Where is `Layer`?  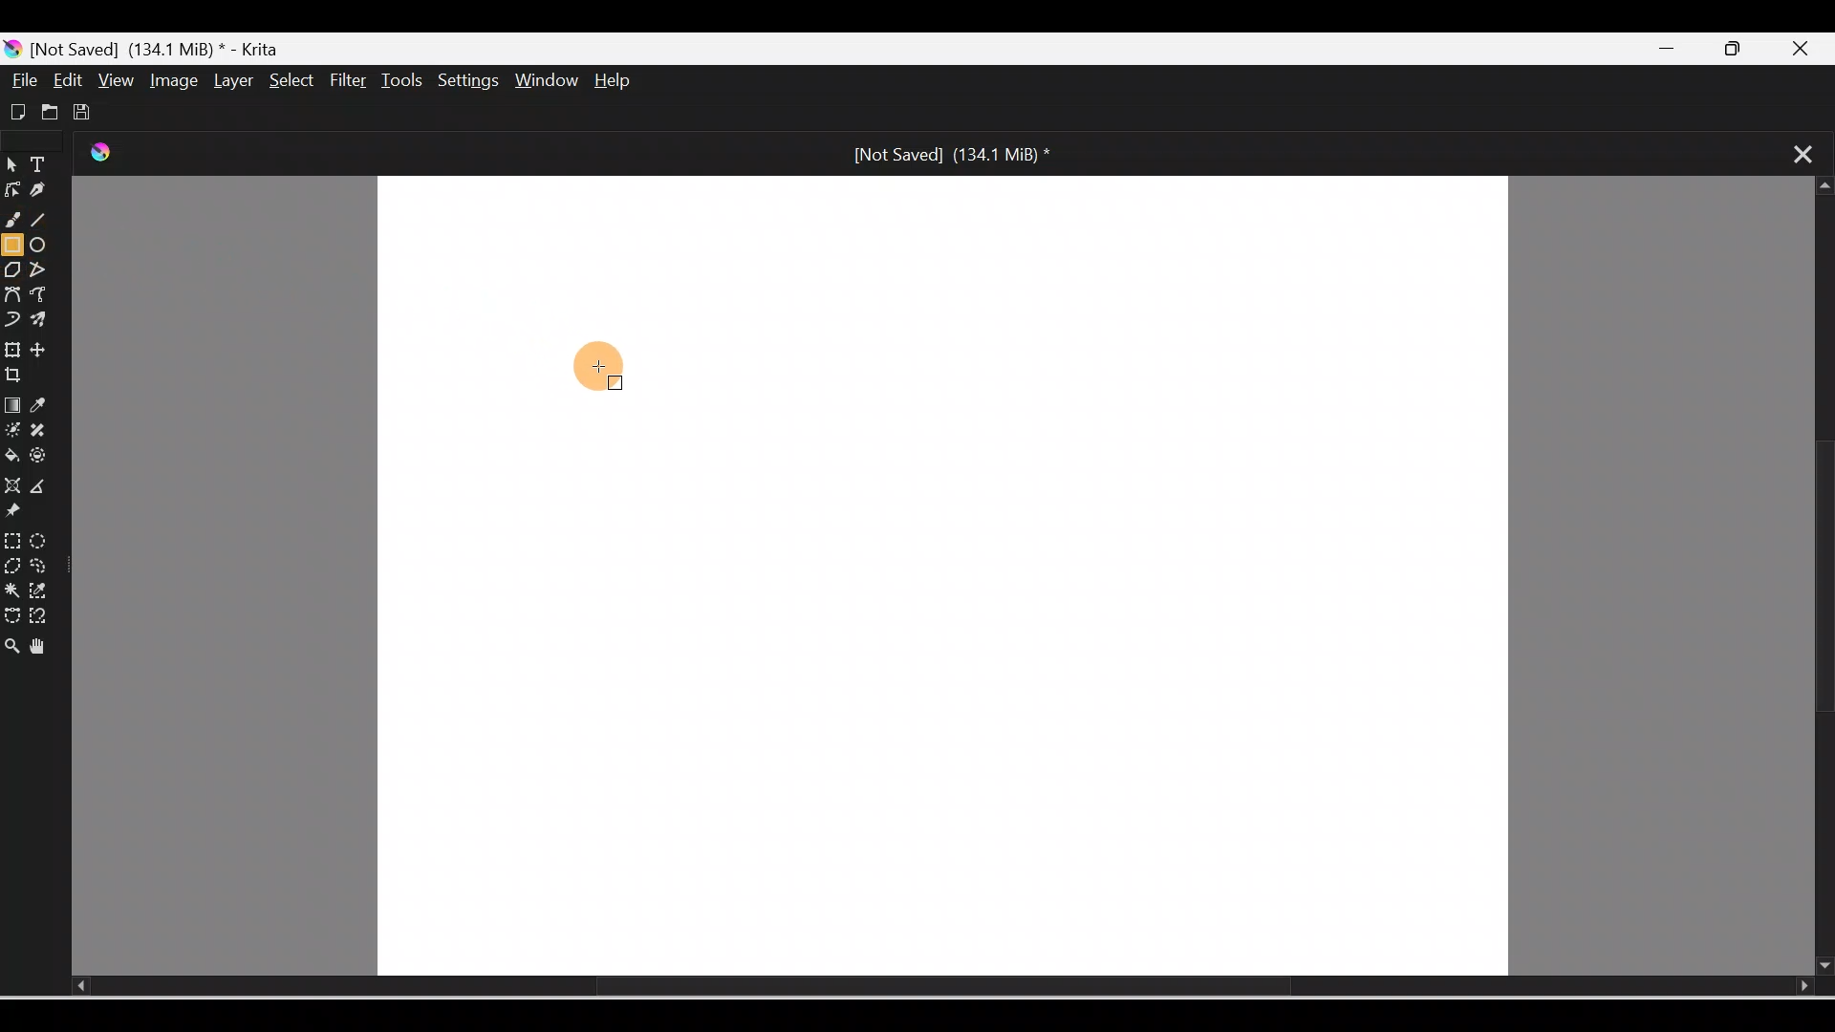 Layer is located at coordinates (229, 81).